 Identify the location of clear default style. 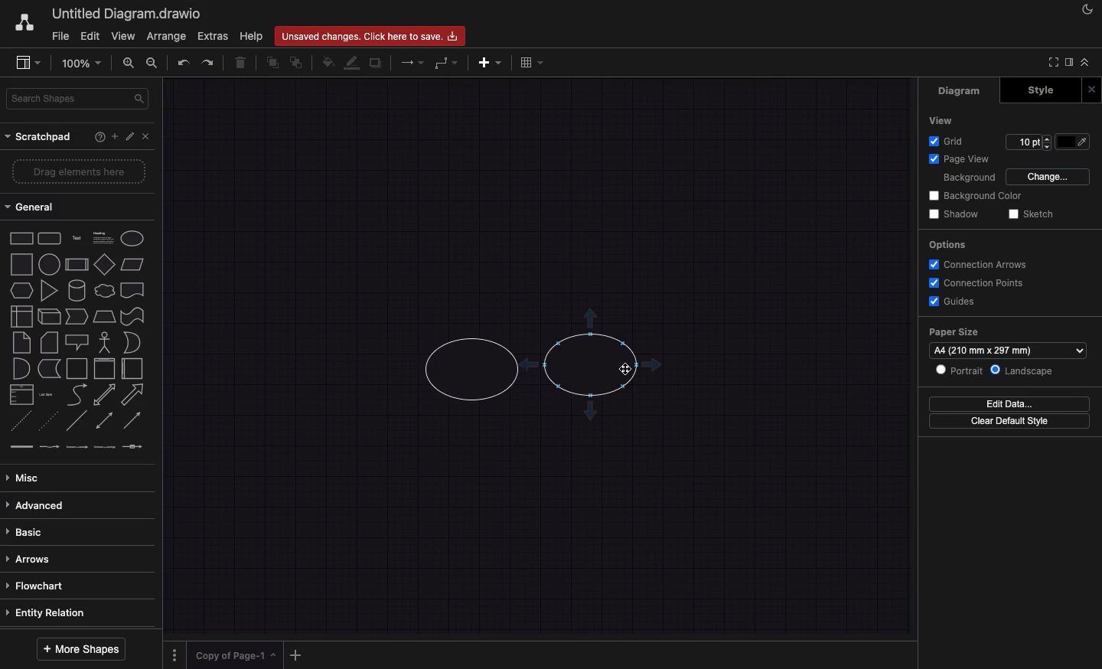
(1009, 421).